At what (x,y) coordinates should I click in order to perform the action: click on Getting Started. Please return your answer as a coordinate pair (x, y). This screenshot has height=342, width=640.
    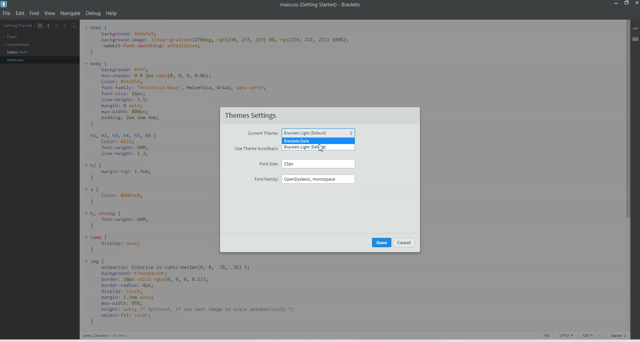
    Looking at the image, I should click on (19, 26).